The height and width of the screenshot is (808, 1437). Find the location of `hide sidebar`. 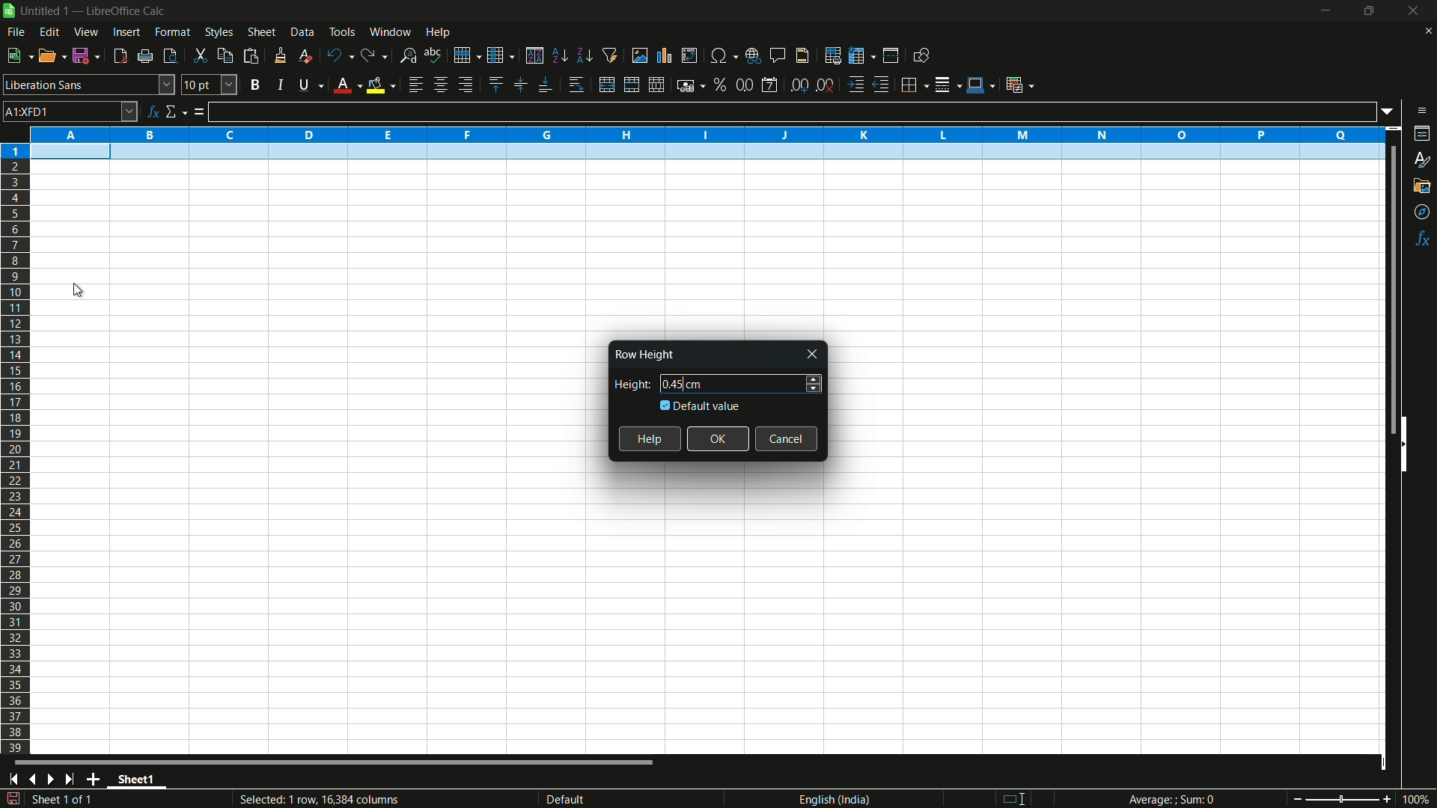

hide sidebar is located at coordinates (1410, 443).